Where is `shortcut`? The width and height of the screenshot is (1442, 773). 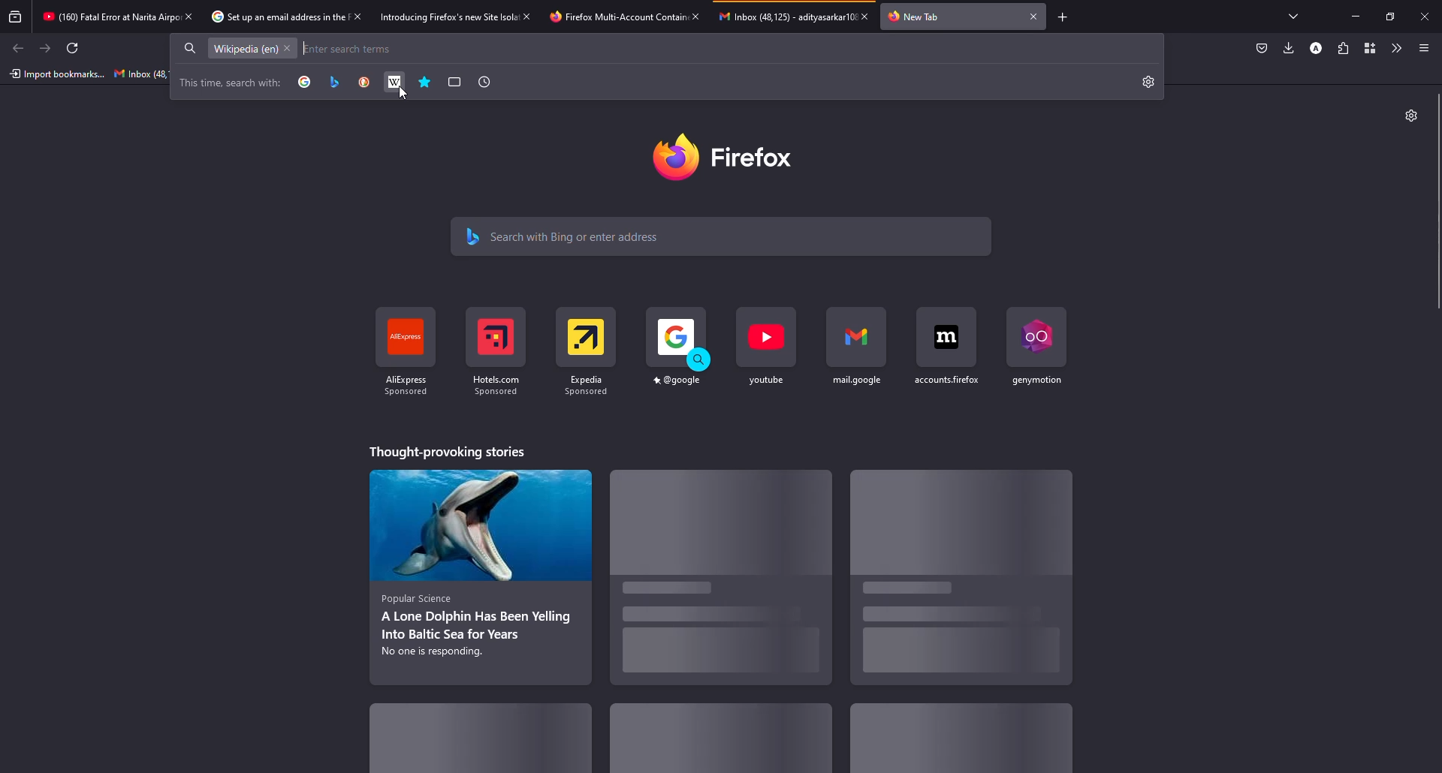
shortcut is located at coordinates (407, 350).